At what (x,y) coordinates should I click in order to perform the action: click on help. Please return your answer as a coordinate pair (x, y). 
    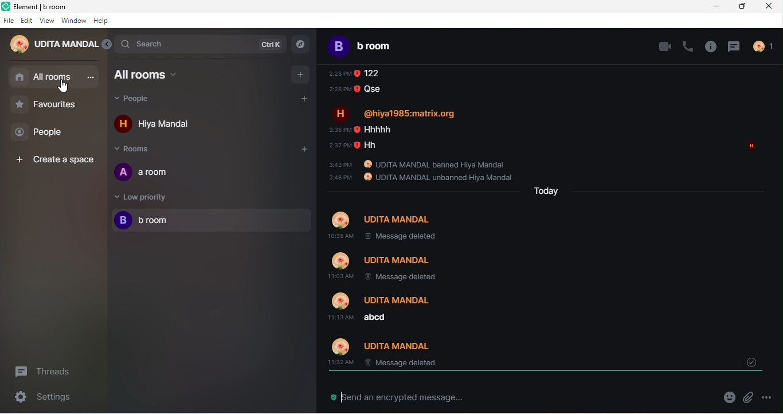
    Looking at the image, I should click on (105, 22).